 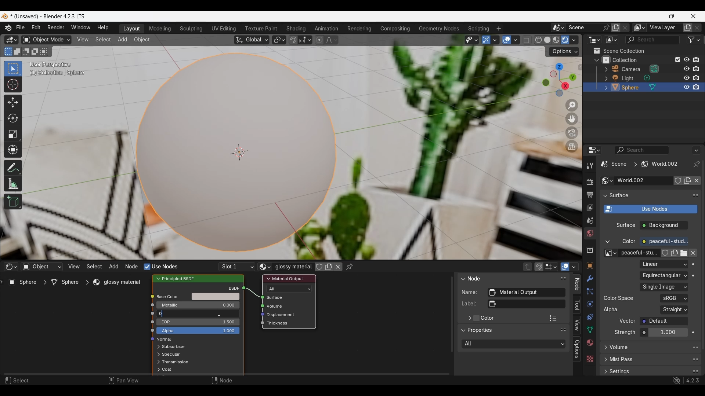 I want to click on icon, so click(x=153, y=305).